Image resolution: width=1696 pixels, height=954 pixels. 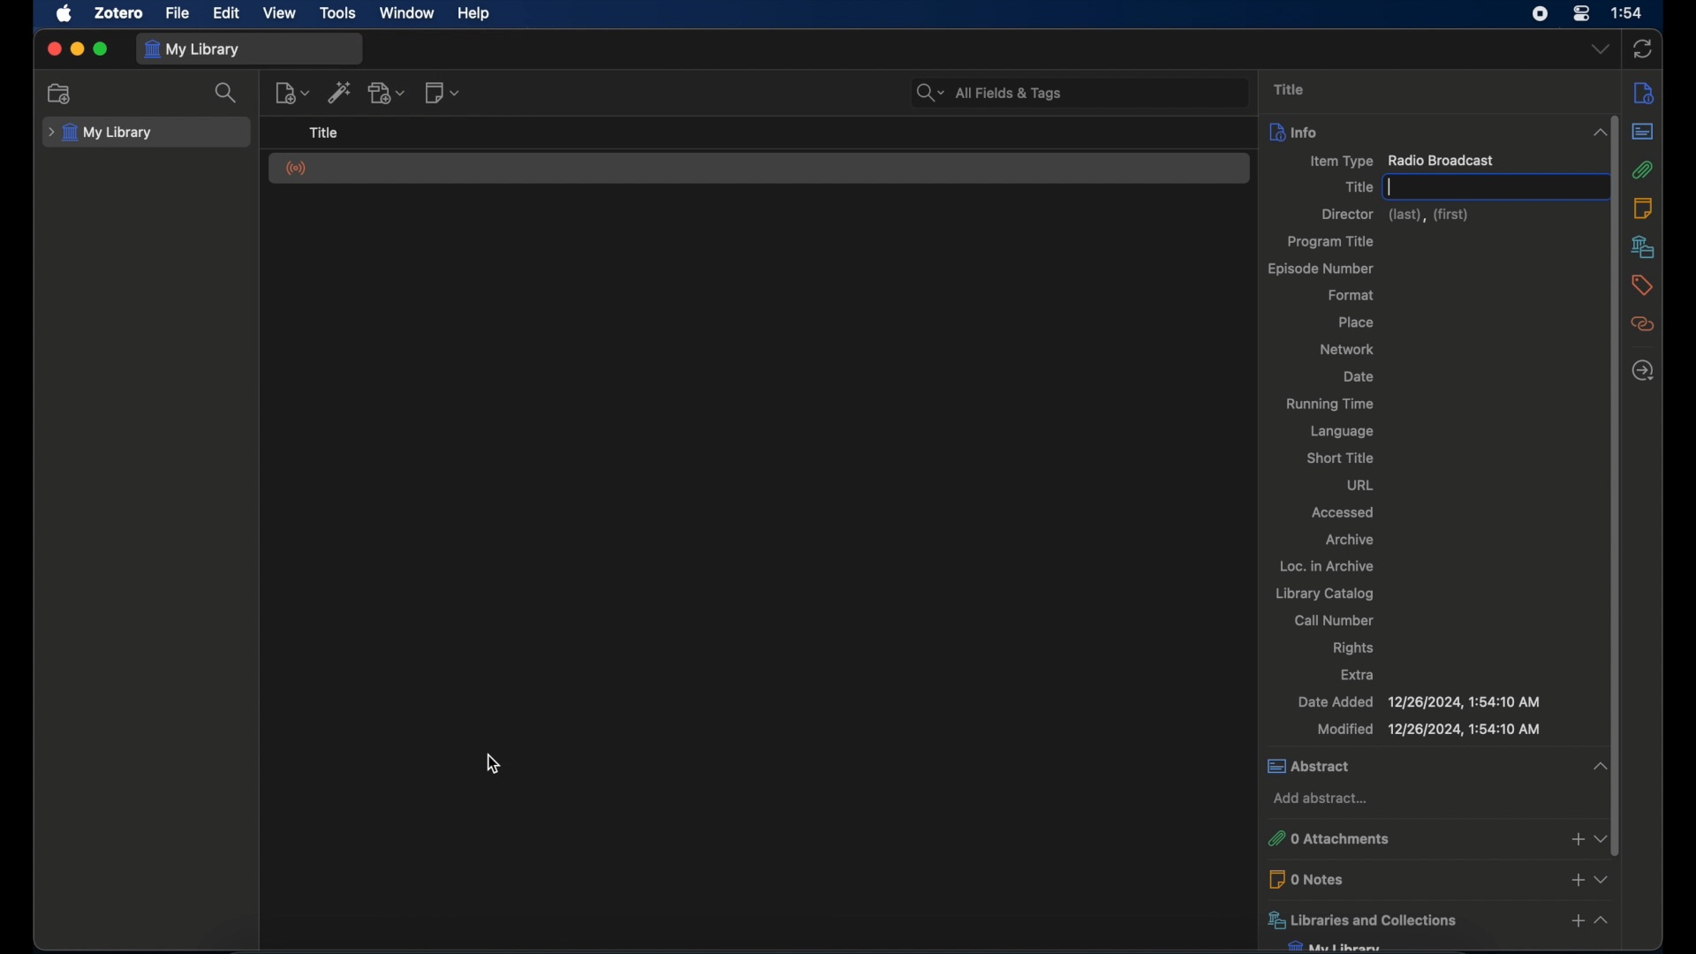 What do you see at coordinates (341, 92) in the screenshot?
I see `add item by identifier` at bounding box center [341, 92].